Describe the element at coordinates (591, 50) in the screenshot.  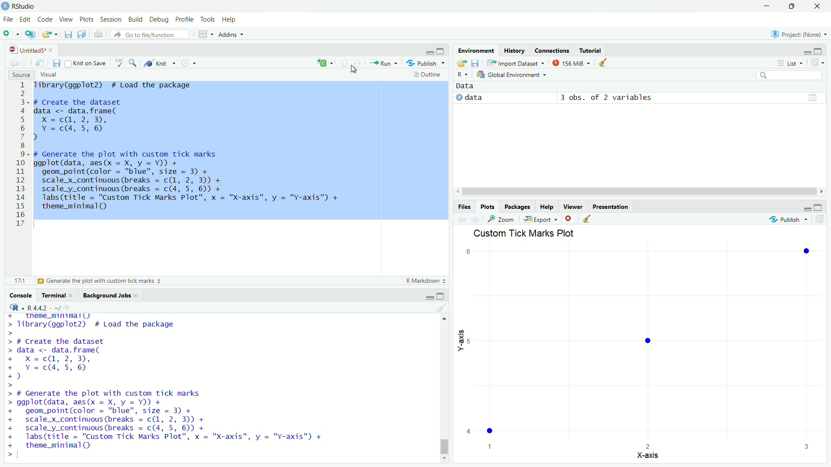
I see `tutorial` at that location.